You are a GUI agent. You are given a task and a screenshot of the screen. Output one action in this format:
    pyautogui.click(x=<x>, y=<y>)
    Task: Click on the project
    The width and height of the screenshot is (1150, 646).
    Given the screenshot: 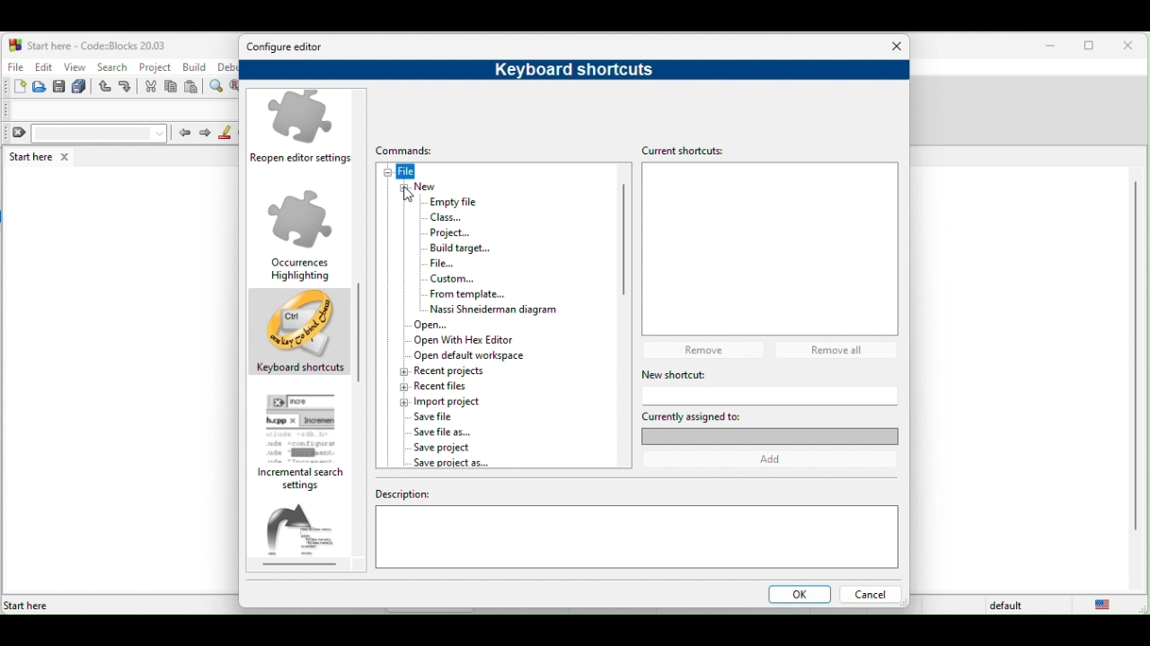 What is the action you would take?
    pyautogui.click(x=155, y=65)
    